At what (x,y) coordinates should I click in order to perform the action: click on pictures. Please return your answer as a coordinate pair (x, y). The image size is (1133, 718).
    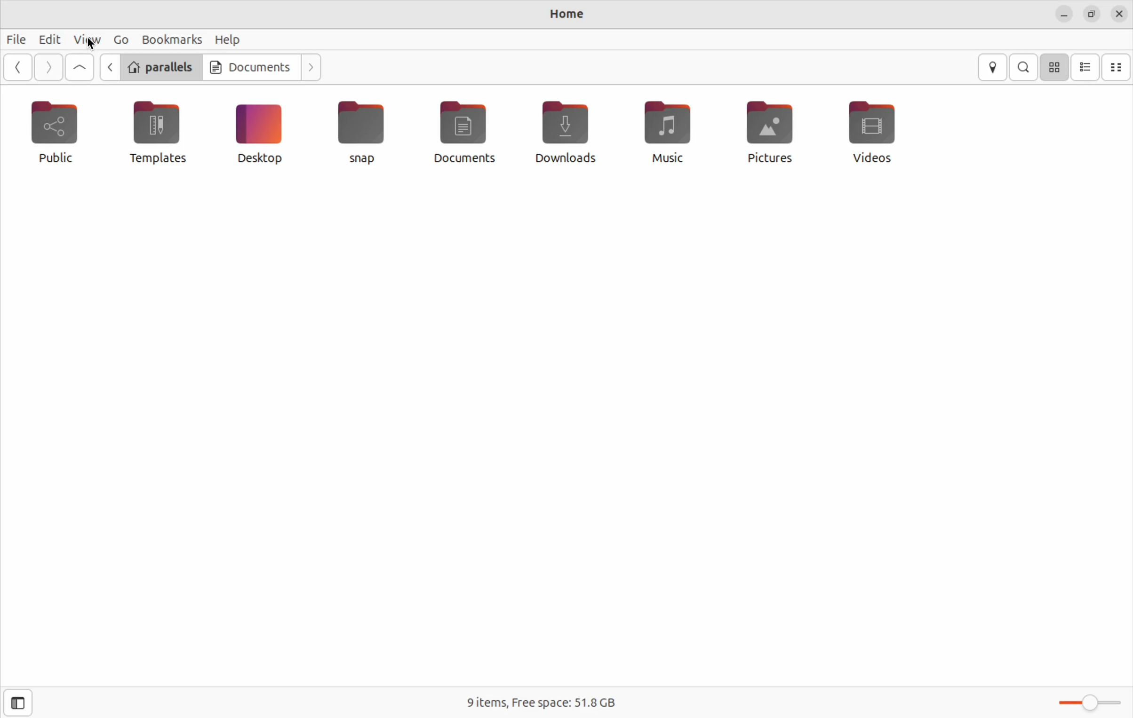
    Looking at the image, I should click on (768, 134).